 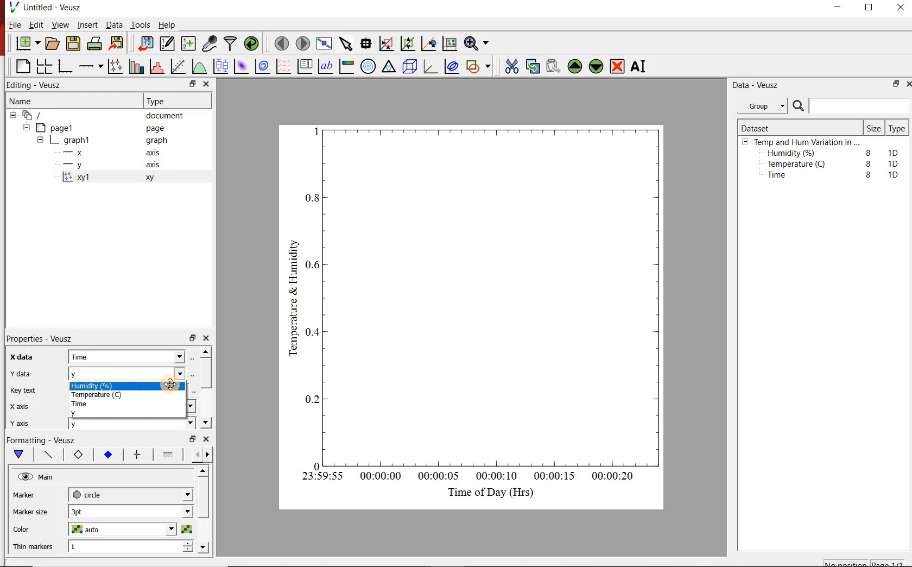 What do you see at coordinates (907, 84) in the screenshot?
I see `close` at bounding box center [907, 84].